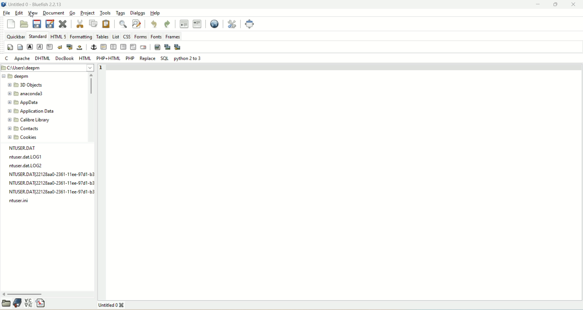 The height and width of the screenshot is (310, 583). Describe the element at coordinates (31, 111) in the screenshot. I see `application` at that location.